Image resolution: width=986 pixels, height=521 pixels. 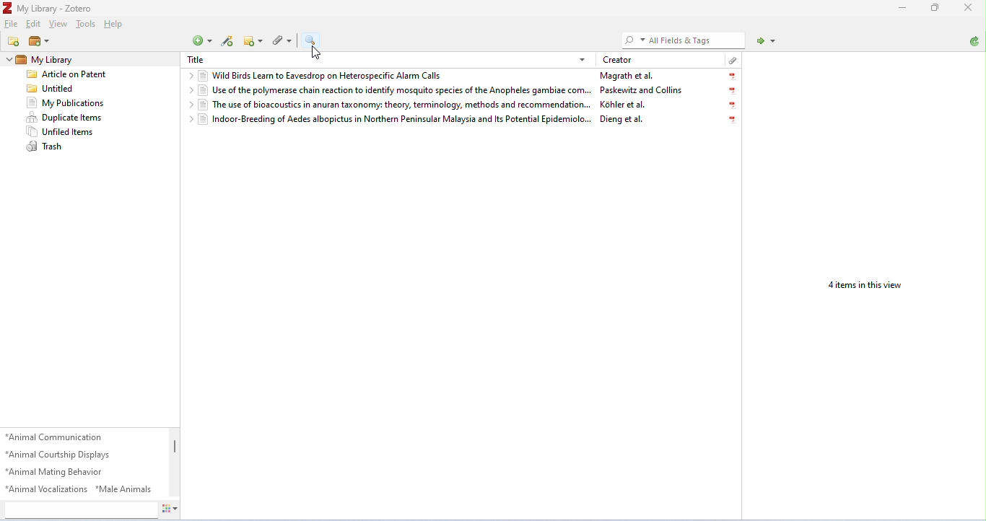 I want to click on drop-down, so click(x=189, y=75).